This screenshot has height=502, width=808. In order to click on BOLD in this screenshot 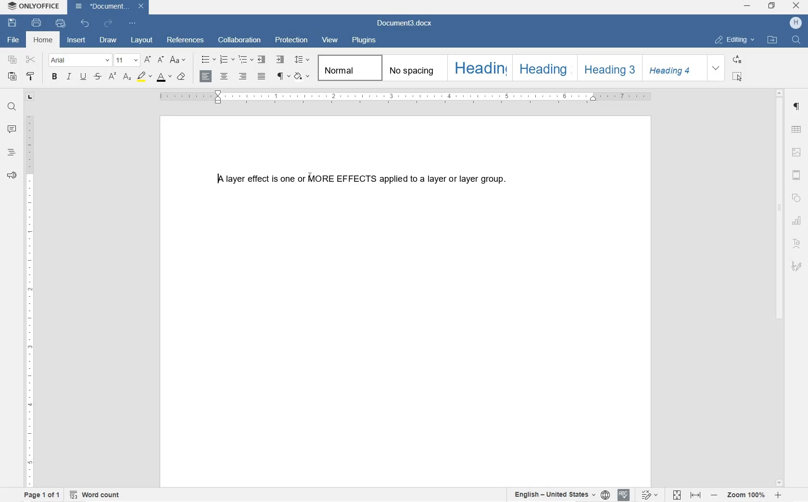, I will do `click(55, 77)`.